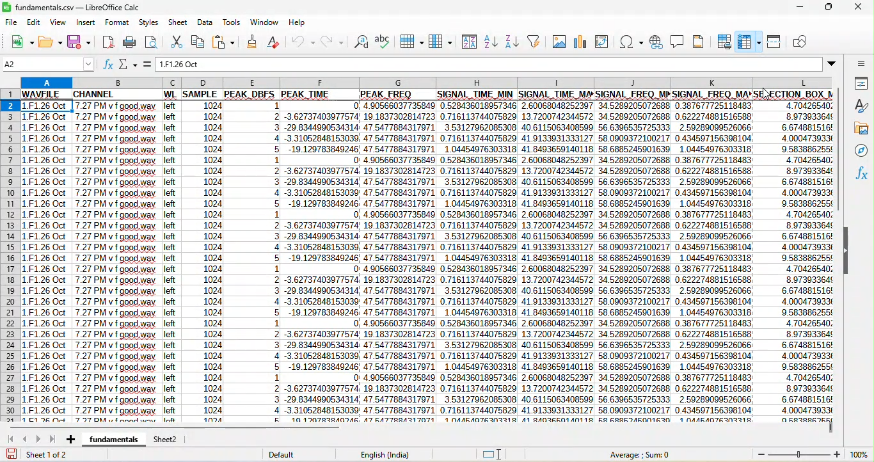 The image size is (874, 462). Describe the element at coordinates (107, 42) in the screenshot. I see `export directly as pdf` at that location.